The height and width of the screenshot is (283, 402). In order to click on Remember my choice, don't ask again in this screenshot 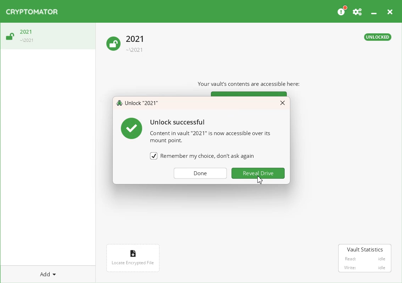, I will do `click(208, 155)`.